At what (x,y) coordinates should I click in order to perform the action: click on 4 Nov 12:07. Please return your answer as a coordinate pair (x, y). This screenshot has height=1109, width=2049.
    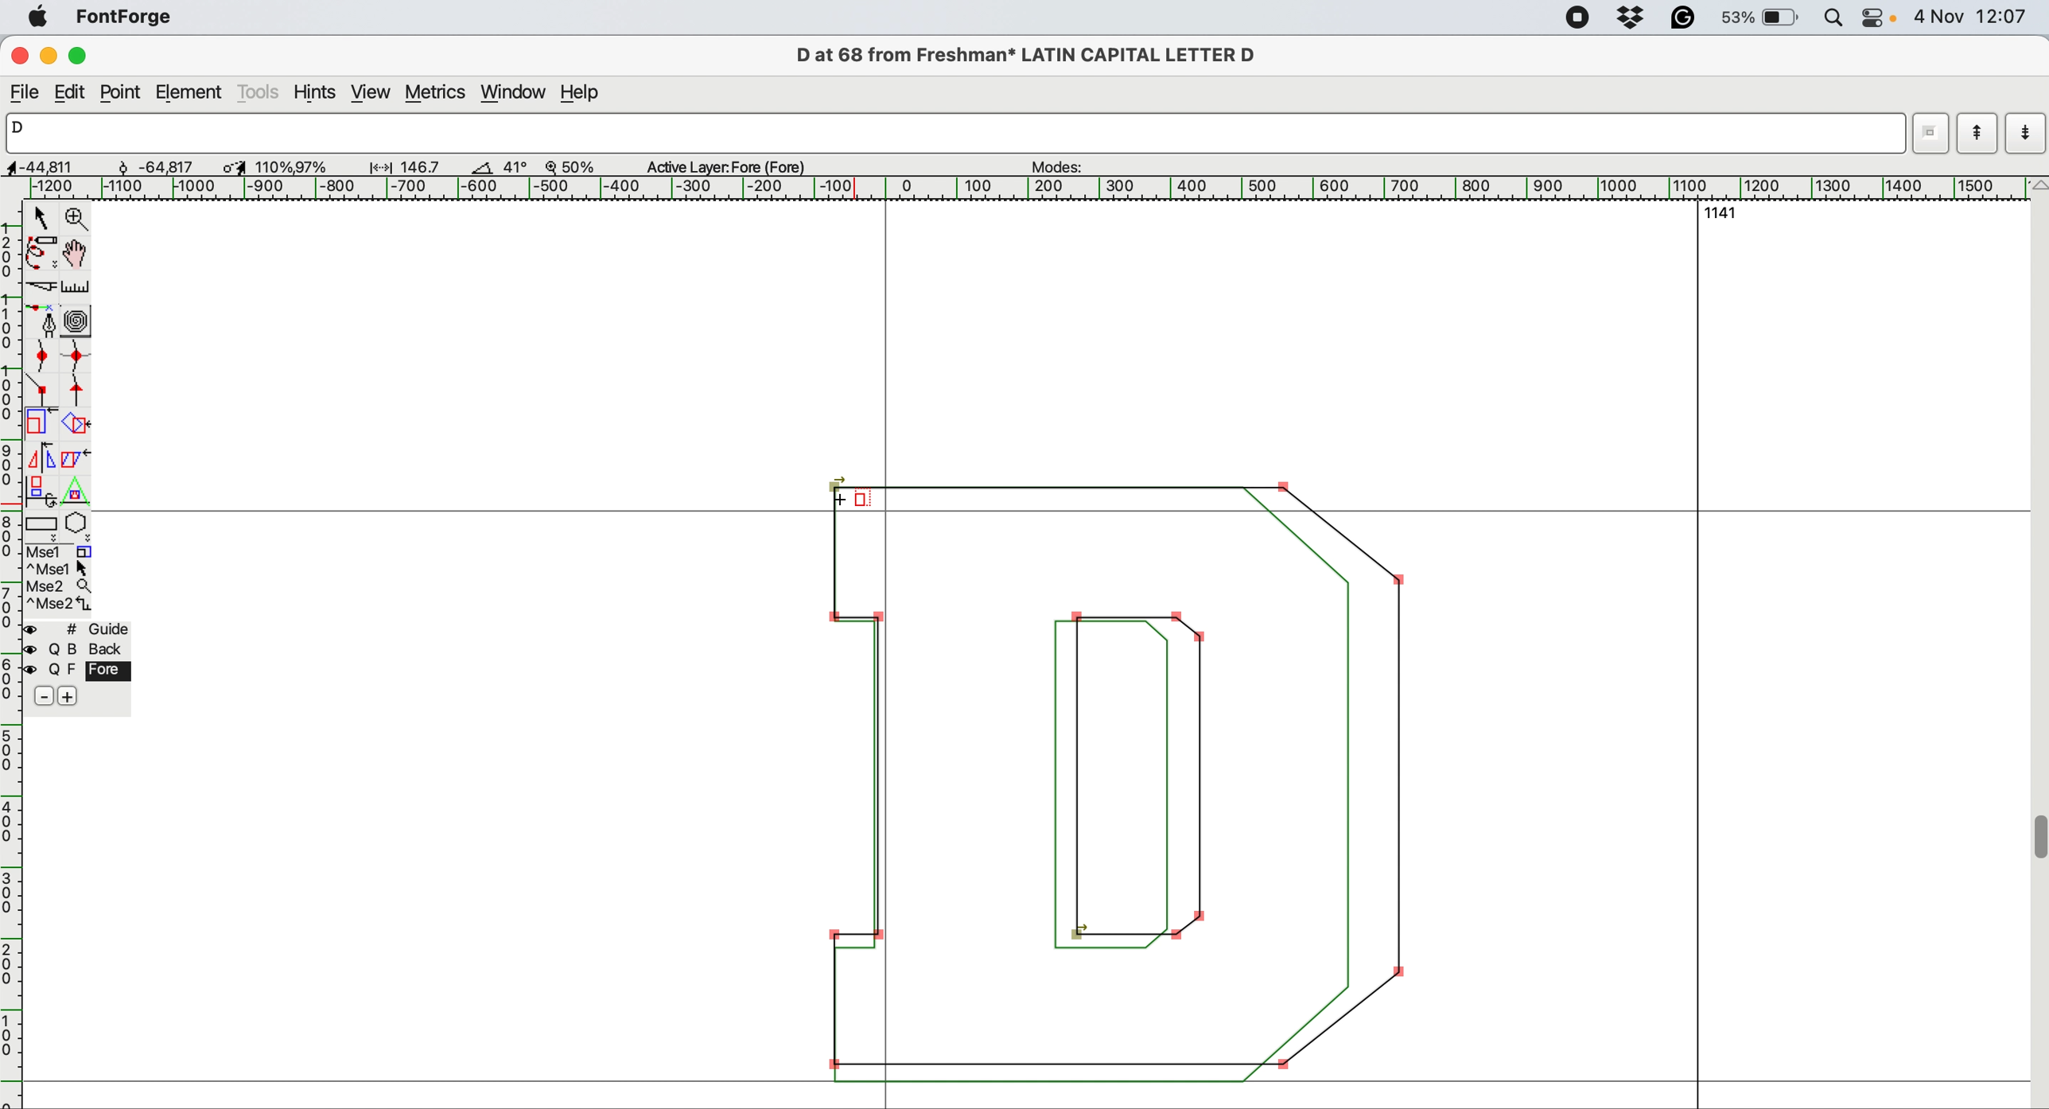
    Looking at the image, I should click on (1971, 16).